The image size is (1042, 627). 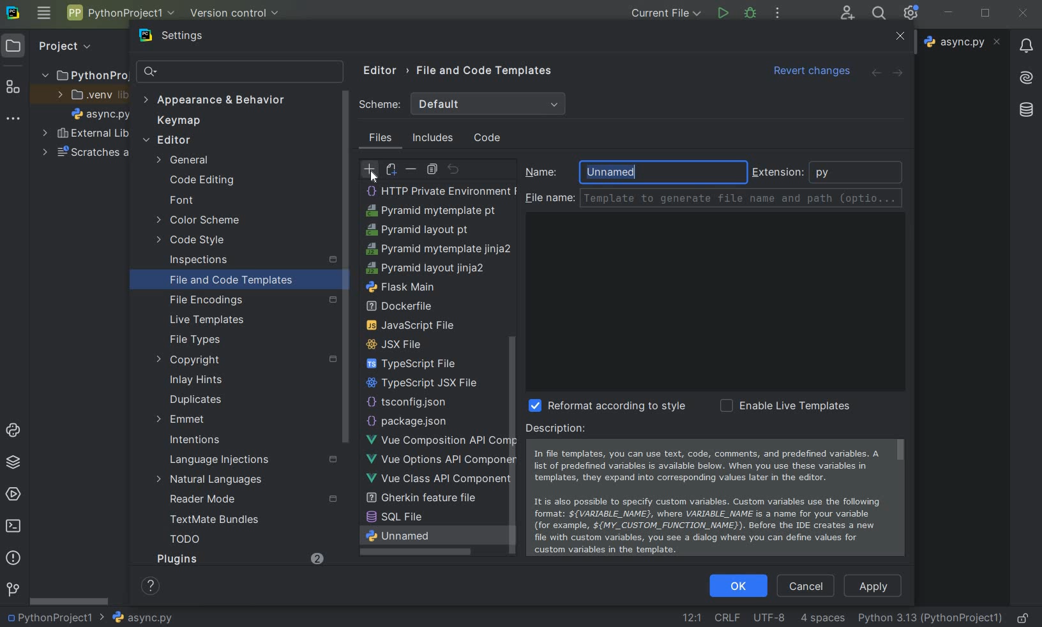 What do you see at coordinates (241, 72) in the screenshot?
I see `search settings` at bounding box center [241, 72].